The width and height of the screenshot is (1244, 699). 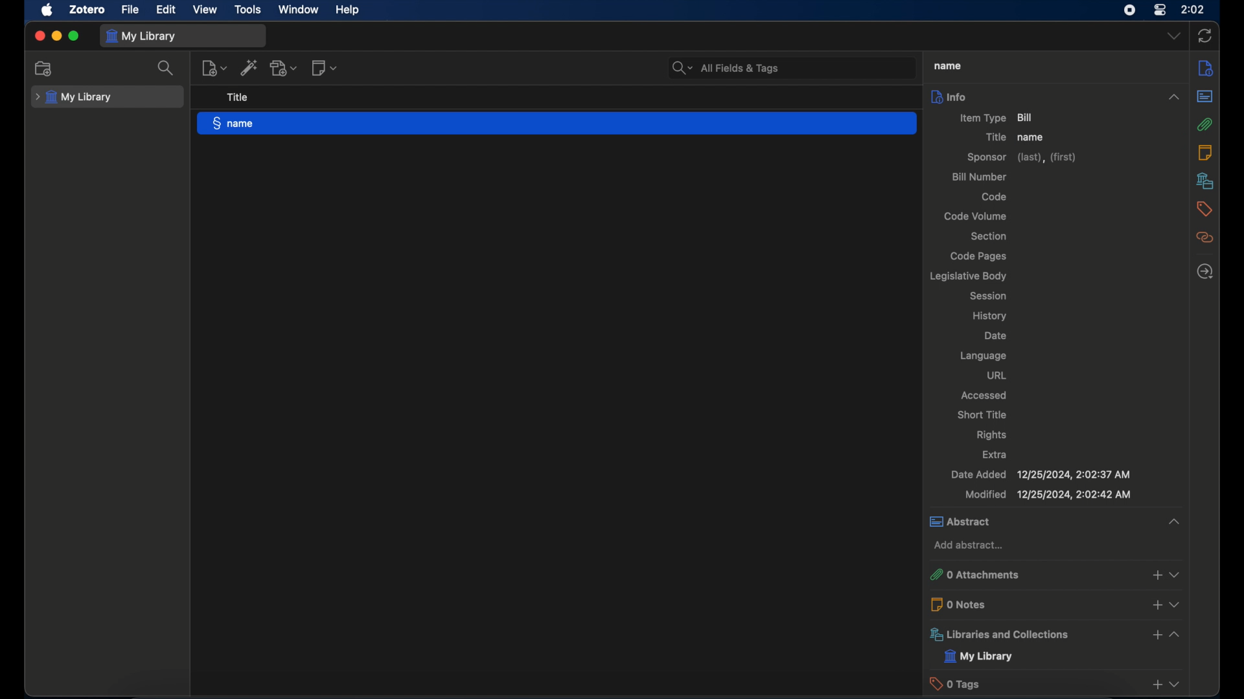 What do you see at coordinates (557, 124) in the screenshot?
I see `name` at bounding box center [557, 124].